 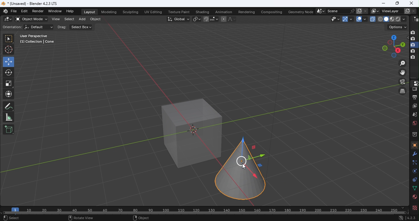 What do you see at coordinates (9, 50) in the screenshot?
I see `Cursor` at bounding box center [9, 50].